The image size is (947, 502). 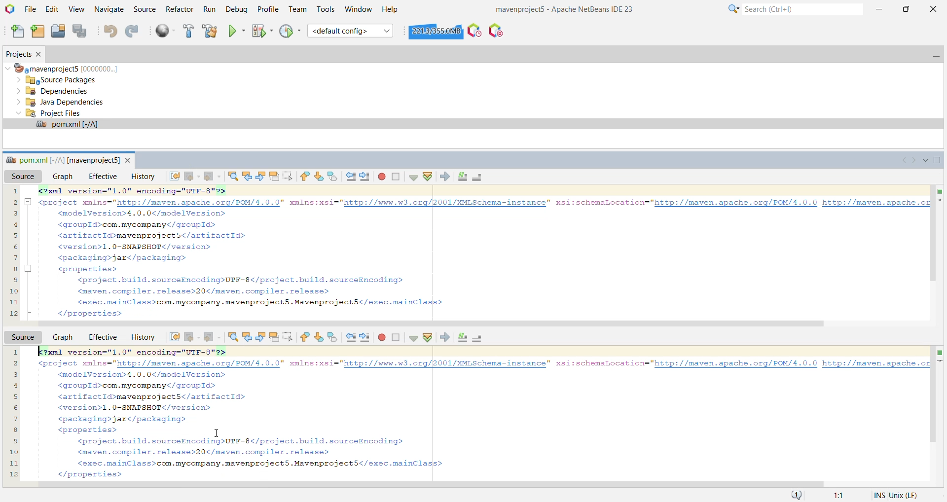 What do you see at coordinates (380, 178) in the screenshot?
I see `Next macro recording` at bounding box center [380, 178].